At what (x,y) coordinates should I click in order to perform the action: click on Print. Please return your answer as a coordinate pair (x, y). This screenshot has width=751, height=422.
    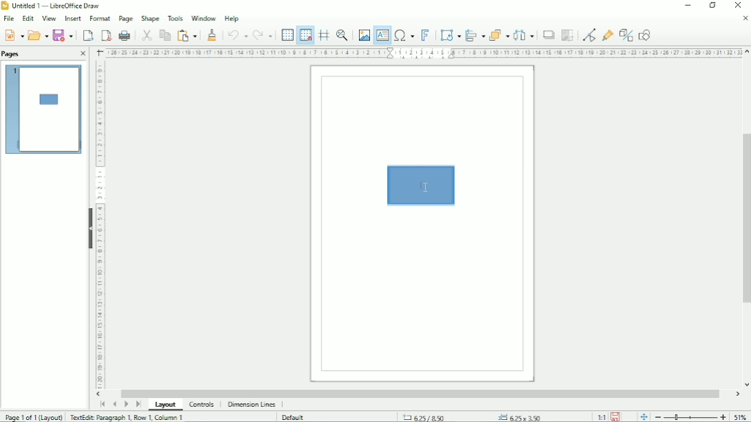
    Looking at the image, I should click on (124, 35).